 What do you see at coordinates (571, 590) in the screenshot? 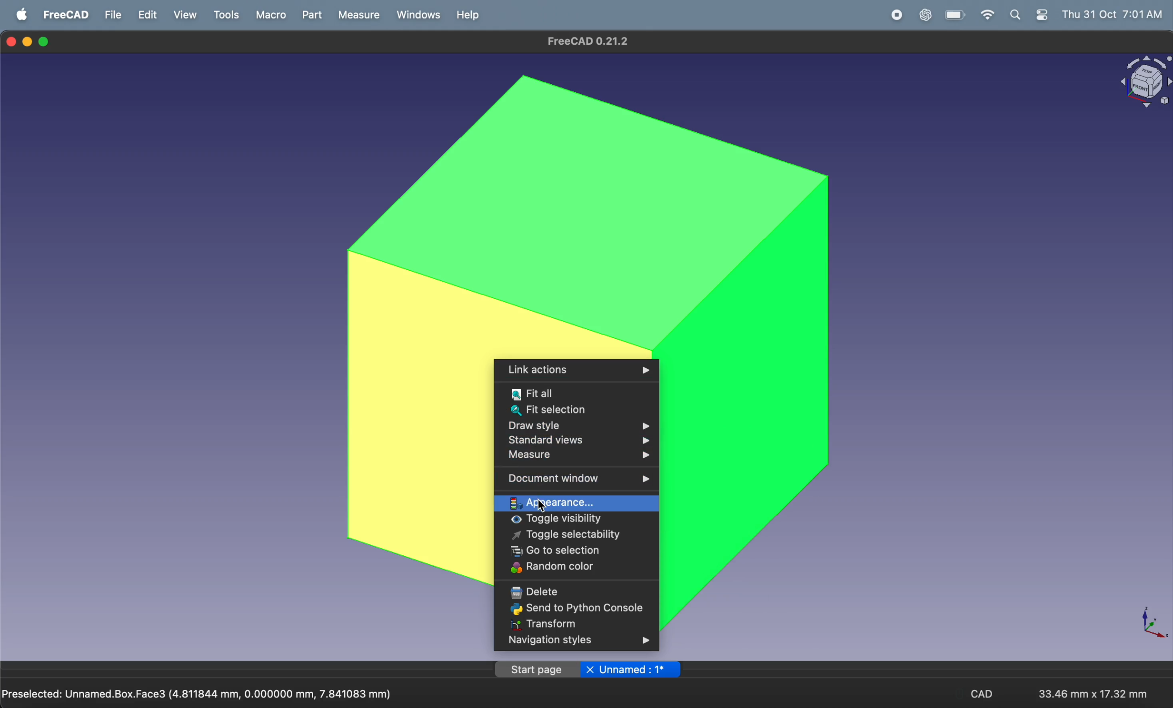
I see `delete` at bounding box center [571, 590].